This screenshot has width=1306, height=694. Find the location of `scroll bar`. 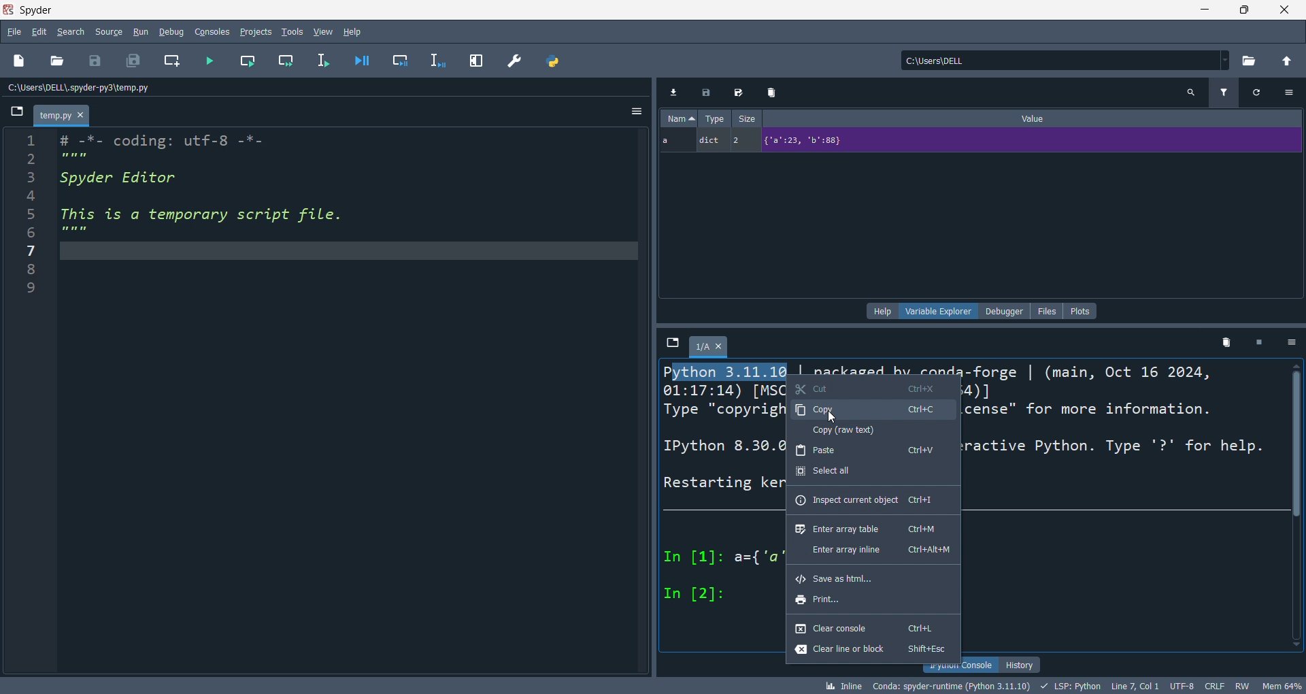

scroll bar is located at coordinates (1298, 510).